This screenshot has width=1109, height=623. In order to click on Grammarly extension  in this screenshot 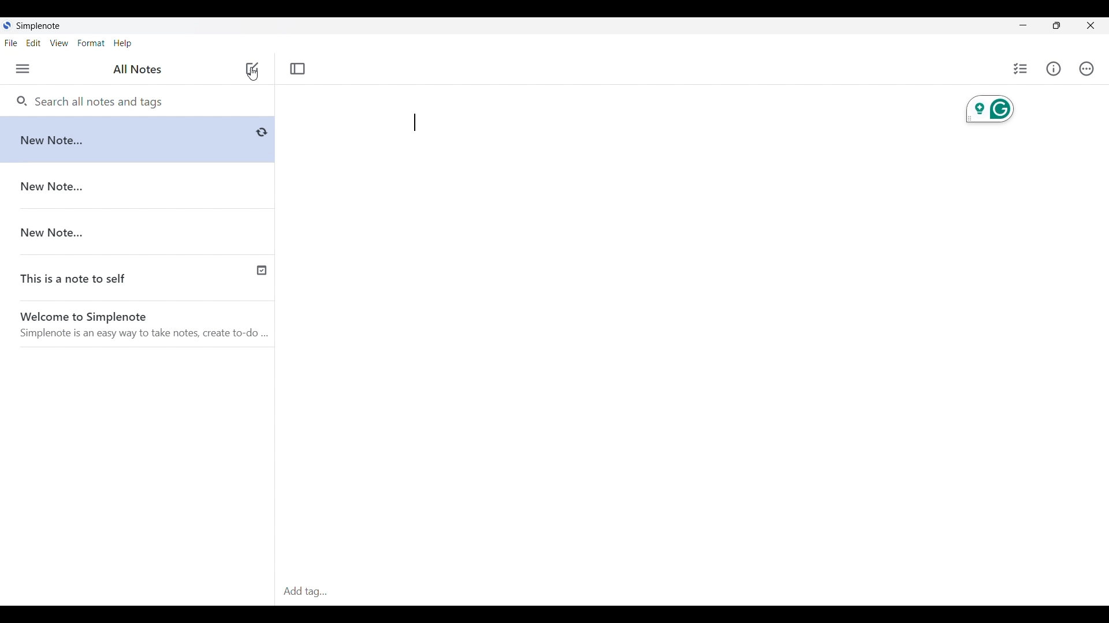, I will do `click(990, 109)`.